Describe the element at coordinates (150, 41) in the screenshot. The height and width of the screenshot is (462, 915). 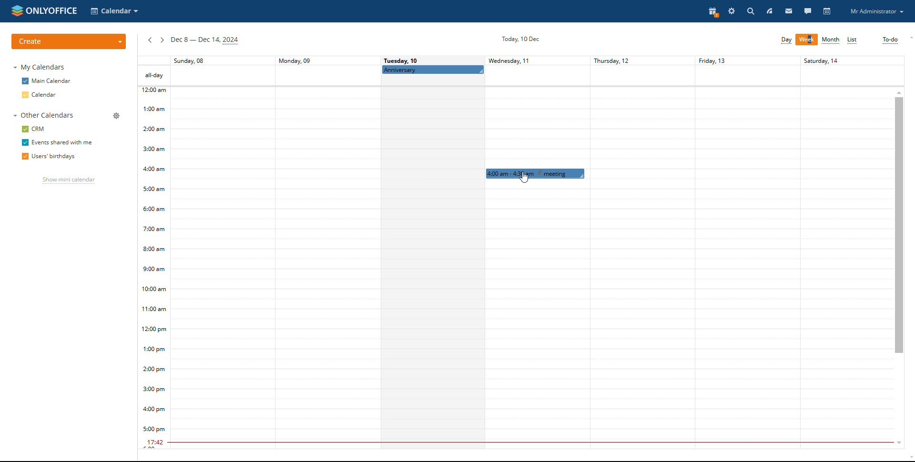
I see `previous week` at that location.